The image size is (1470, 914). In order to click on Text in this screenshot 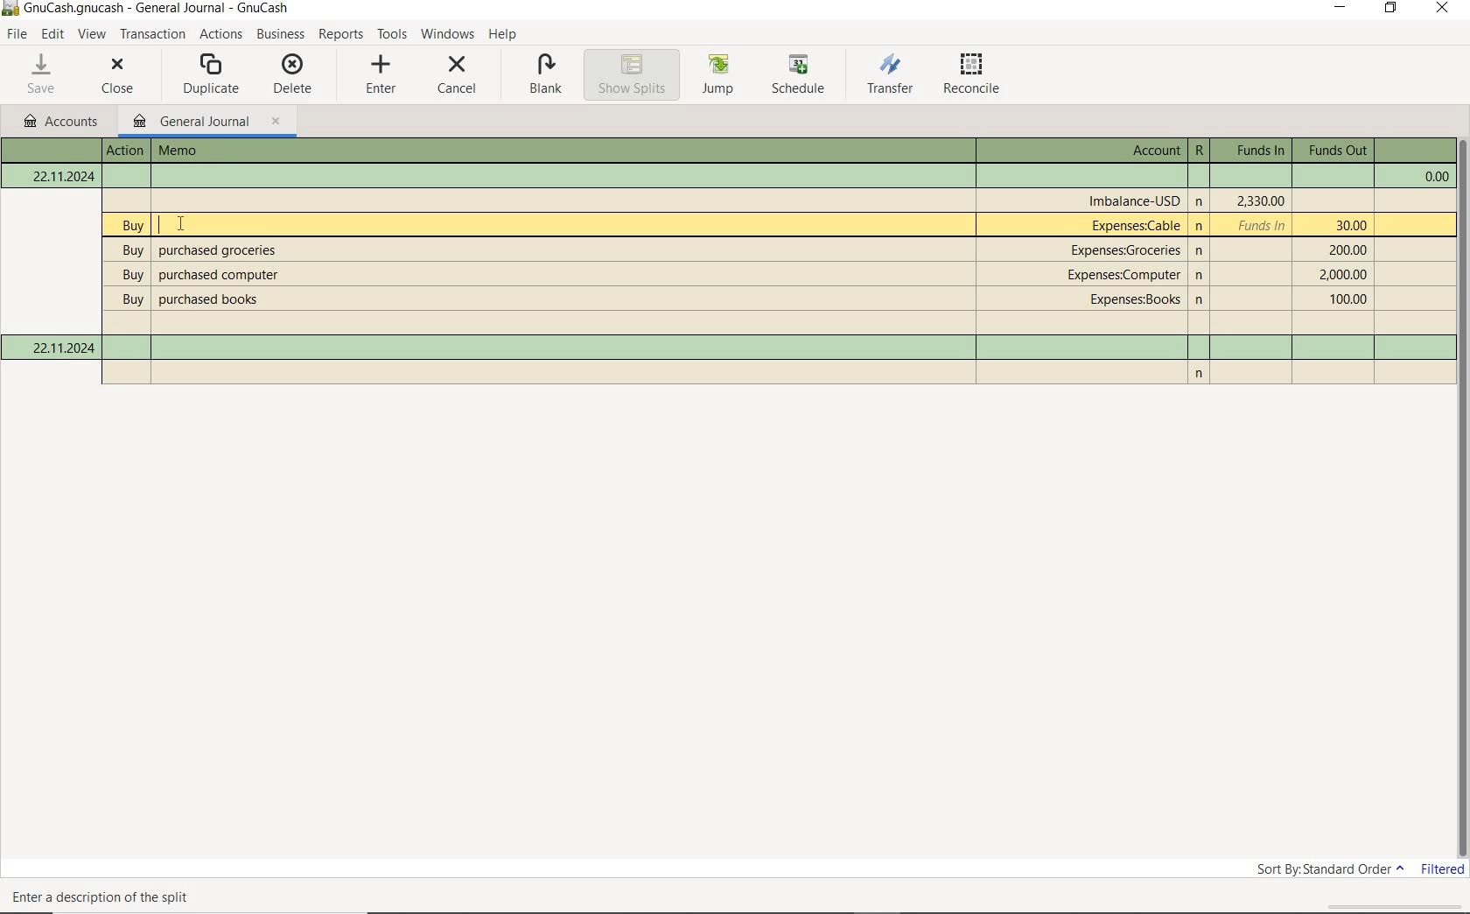, I will do `click(1334, 151)`.